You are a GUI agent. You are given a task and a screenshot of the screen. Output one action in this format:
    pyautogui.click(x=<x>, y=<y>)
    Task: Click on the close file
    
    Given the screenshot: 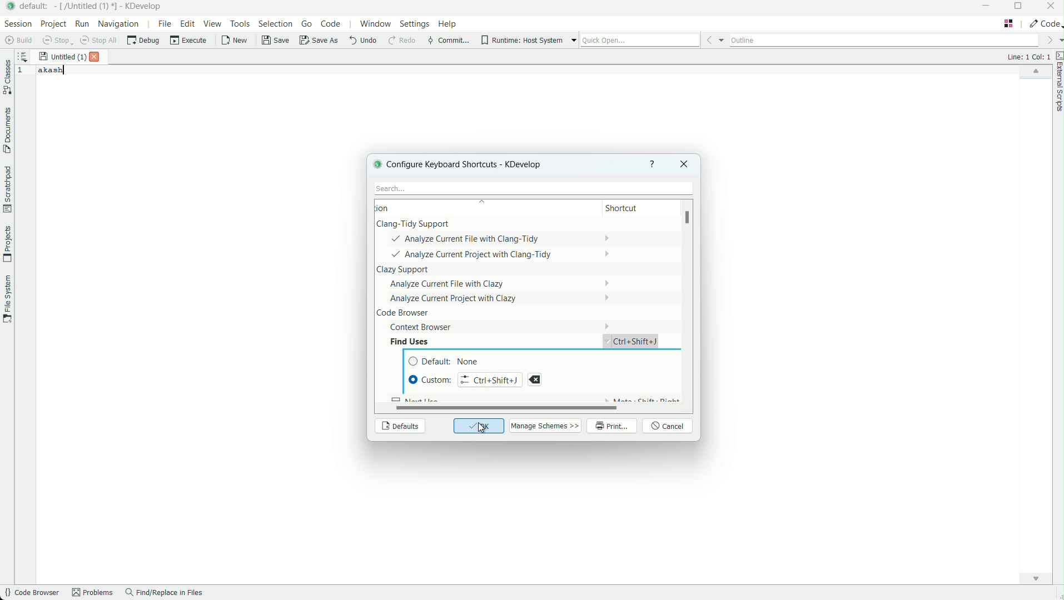 What is the action you would take?
    pyautogui.click(x=97, y=57)
    